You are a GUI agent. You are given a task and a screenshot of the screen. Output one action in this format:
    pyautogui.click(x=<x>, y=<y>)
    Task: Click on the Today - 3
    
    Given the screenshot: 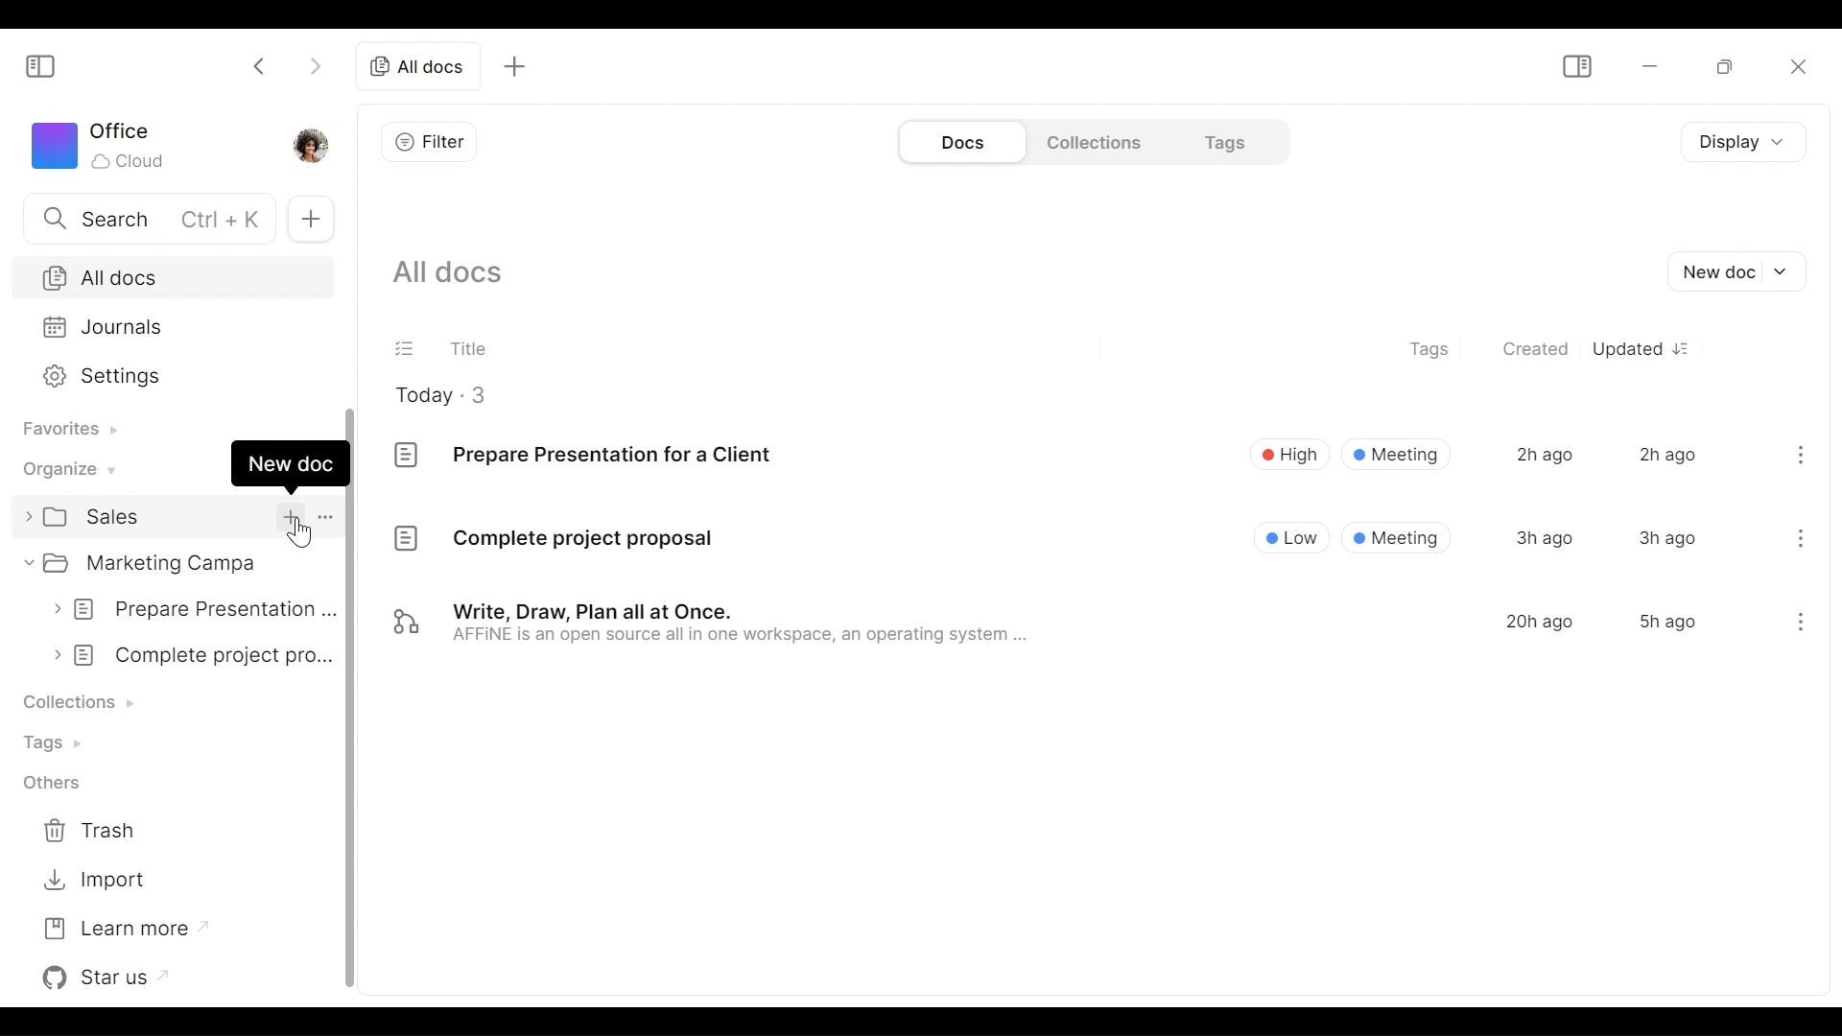 What is the action you would take?
    pyautogui.click(x=456, y=394)
    